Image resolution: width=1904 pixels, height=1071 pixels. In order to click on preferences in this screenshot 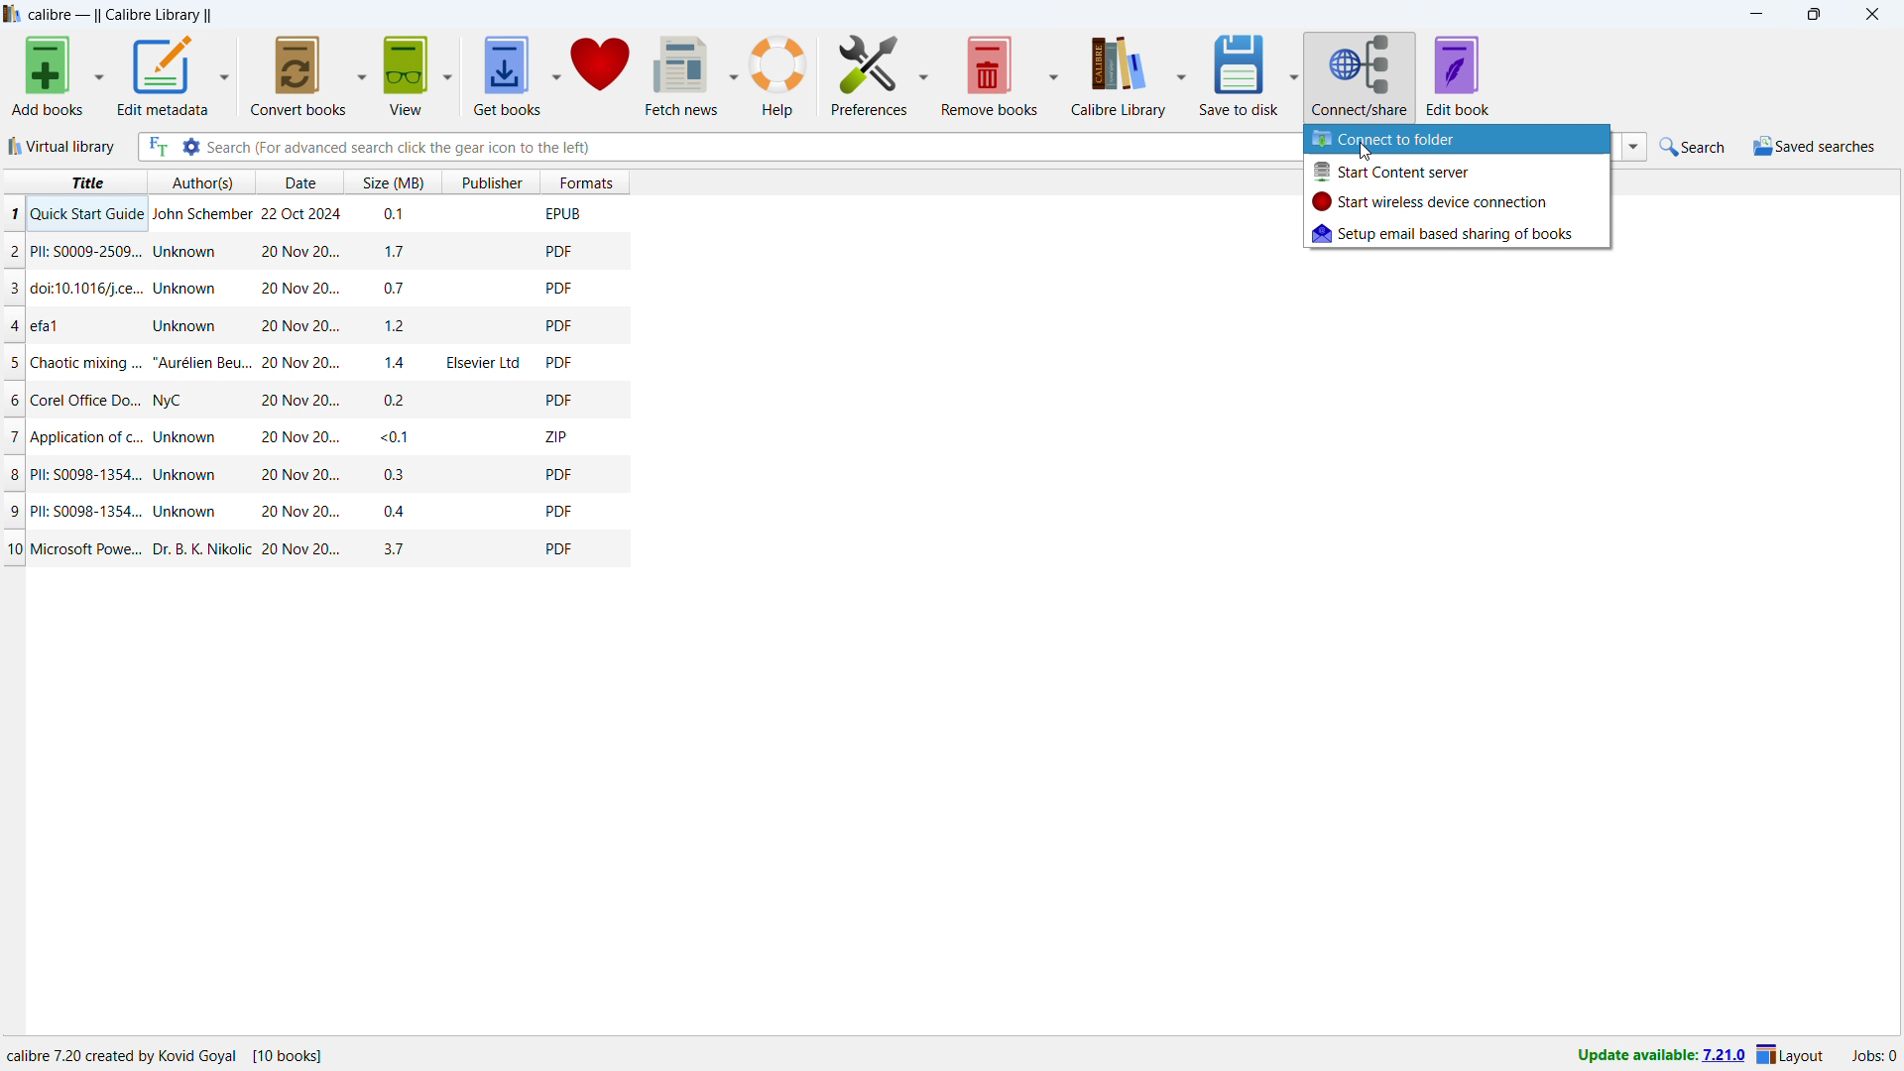, I will do `click(870, 74)`.